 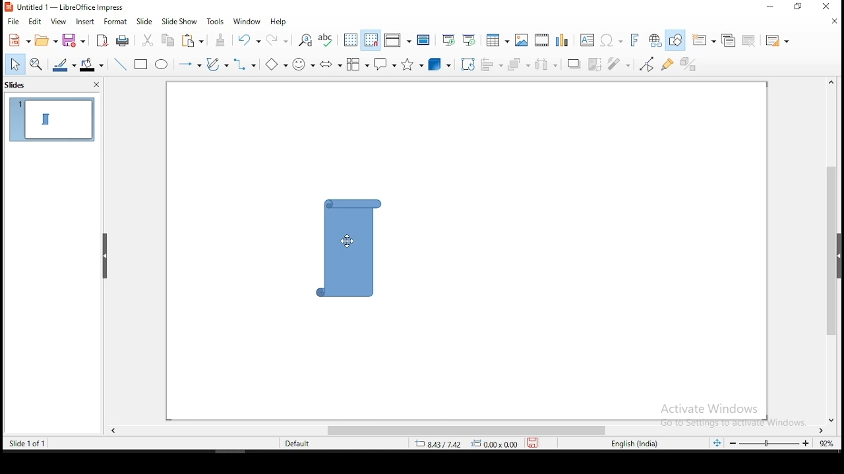 I want to click on tools, so click(x=216, y=22).